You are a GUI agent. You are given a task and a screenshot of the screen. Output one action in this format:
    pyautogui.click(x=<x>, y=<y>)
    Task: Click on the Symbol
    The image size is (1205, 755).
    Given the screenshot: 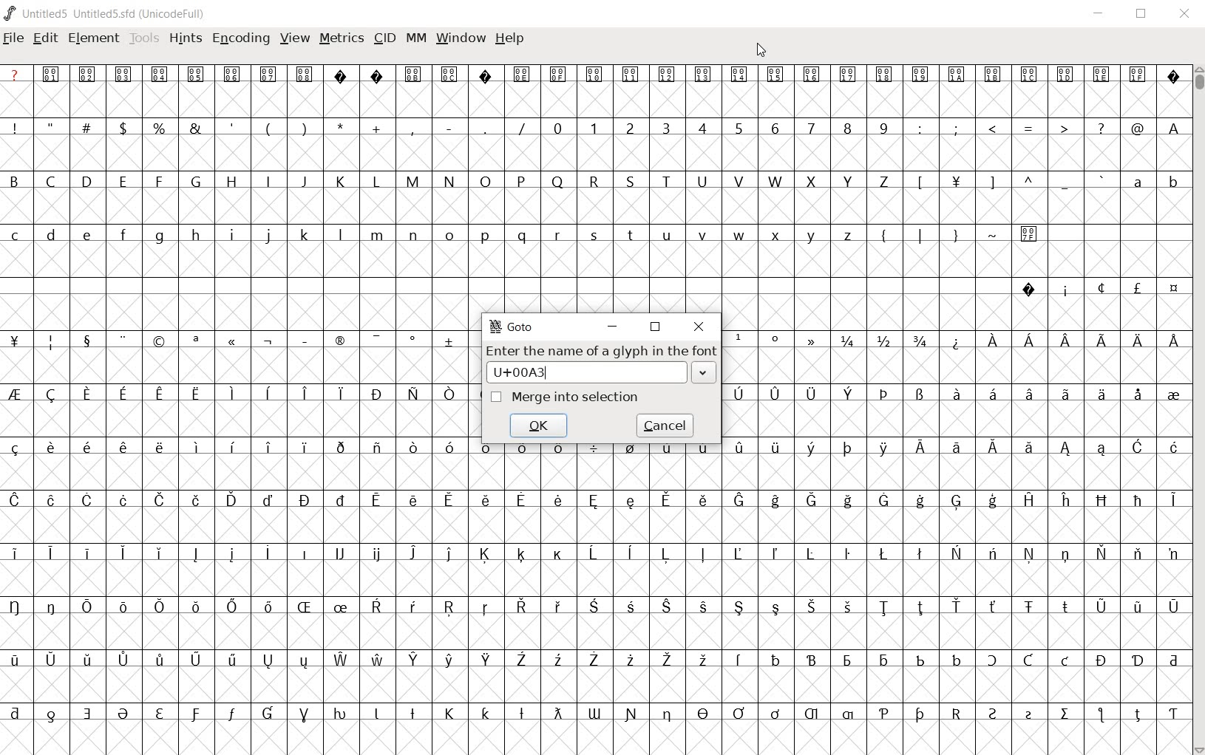 What is the action you would take?
    pyautogui.click(x=1066, y=661)
    